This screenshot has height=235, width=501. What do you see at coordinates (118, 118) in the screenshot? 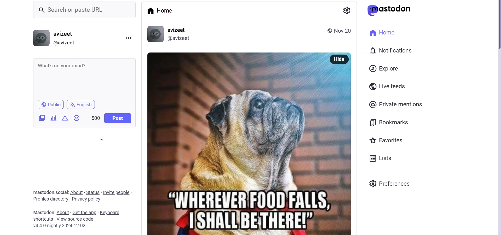
I see `post` at bounding box center [118, 118].